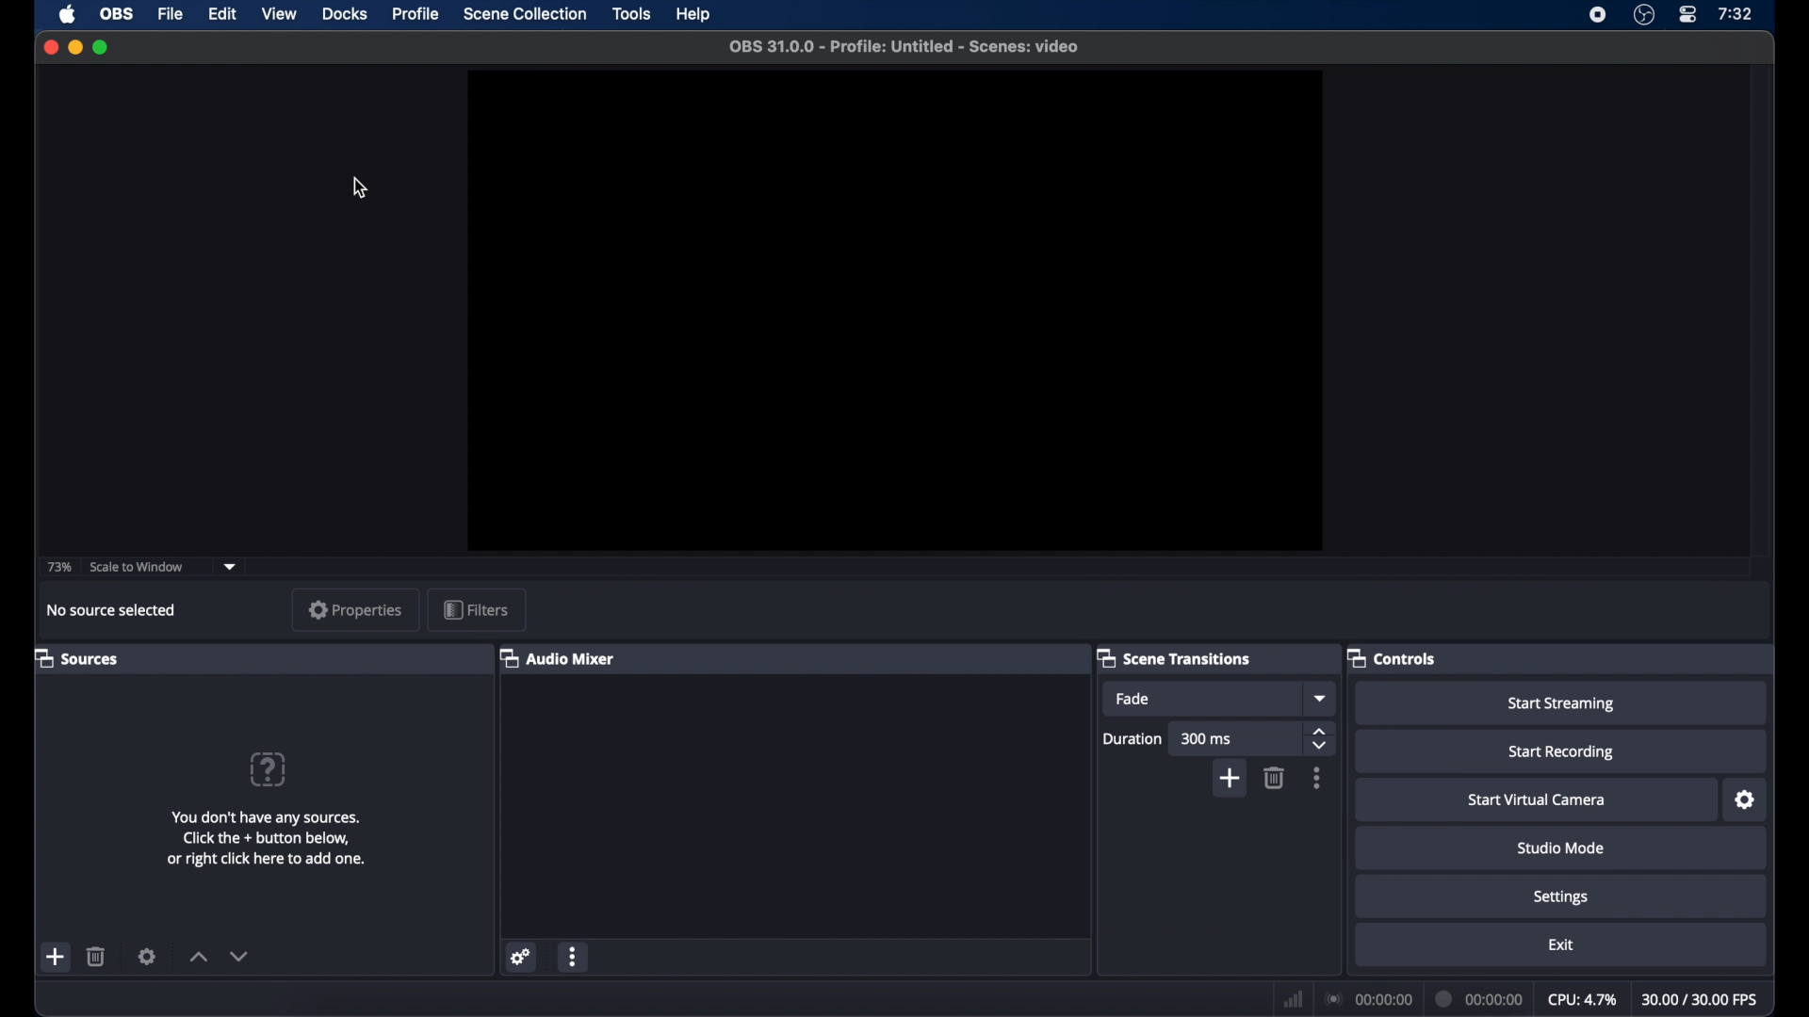  Describe the element at coordinates (1323, 700) in the screenshot. I see `dropdown` at that location.